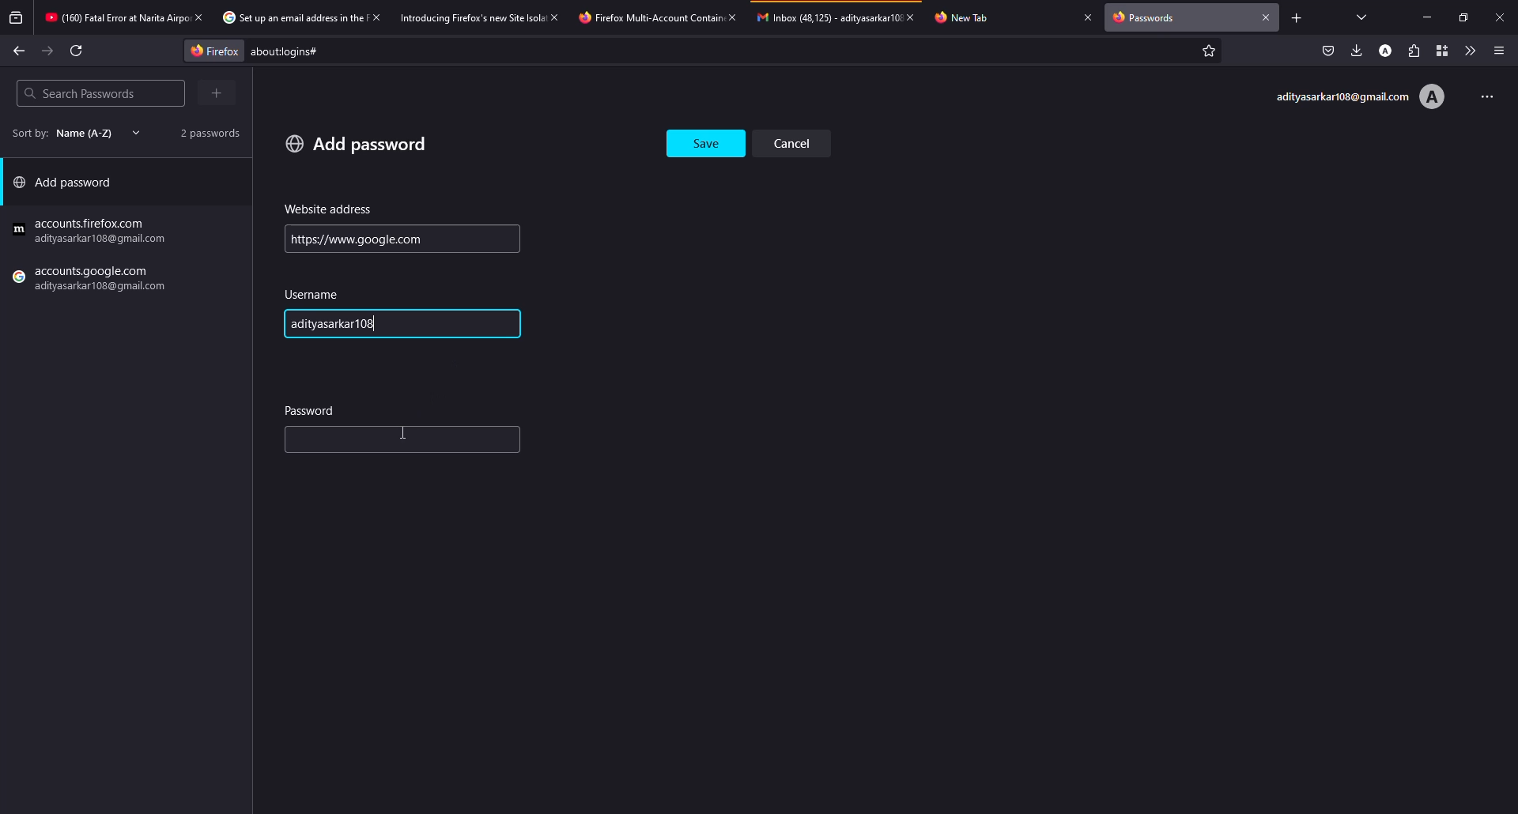  Describe the element at coordinates (19, 50) in the screenshot. I see `back` at that location.